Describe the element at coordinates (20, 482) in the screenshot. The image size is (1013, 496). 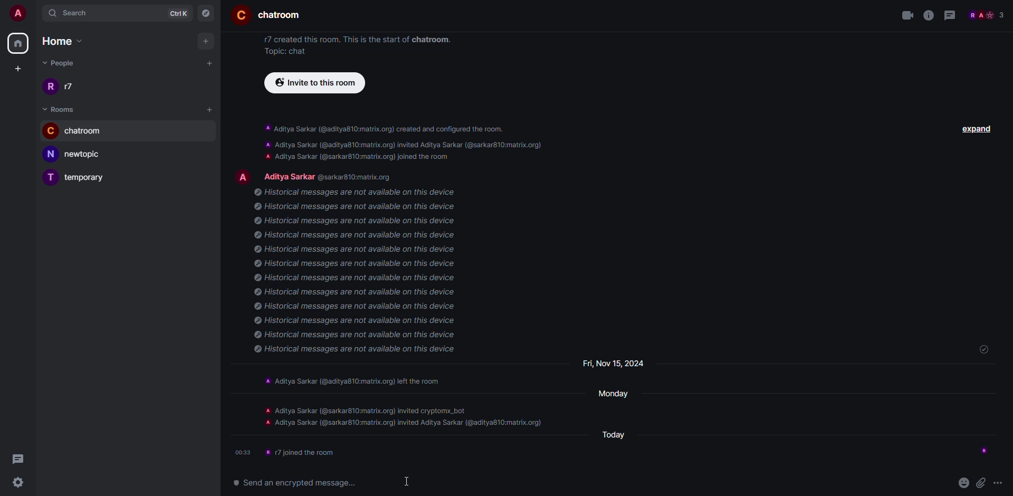
I see `settings` at that location.